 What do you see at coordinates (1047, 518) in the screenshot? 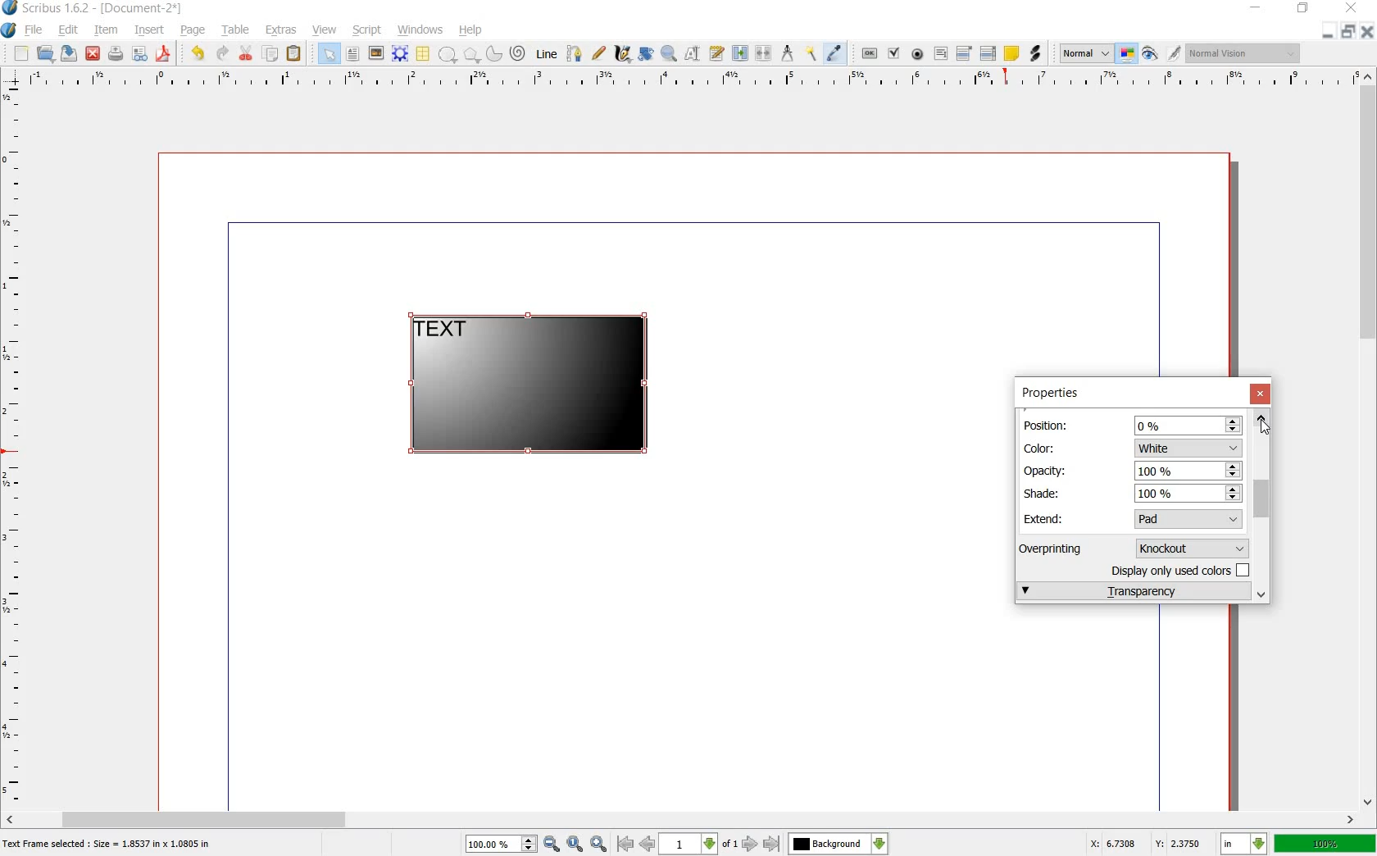
I see `extend` at bounding box center [1047, 518].